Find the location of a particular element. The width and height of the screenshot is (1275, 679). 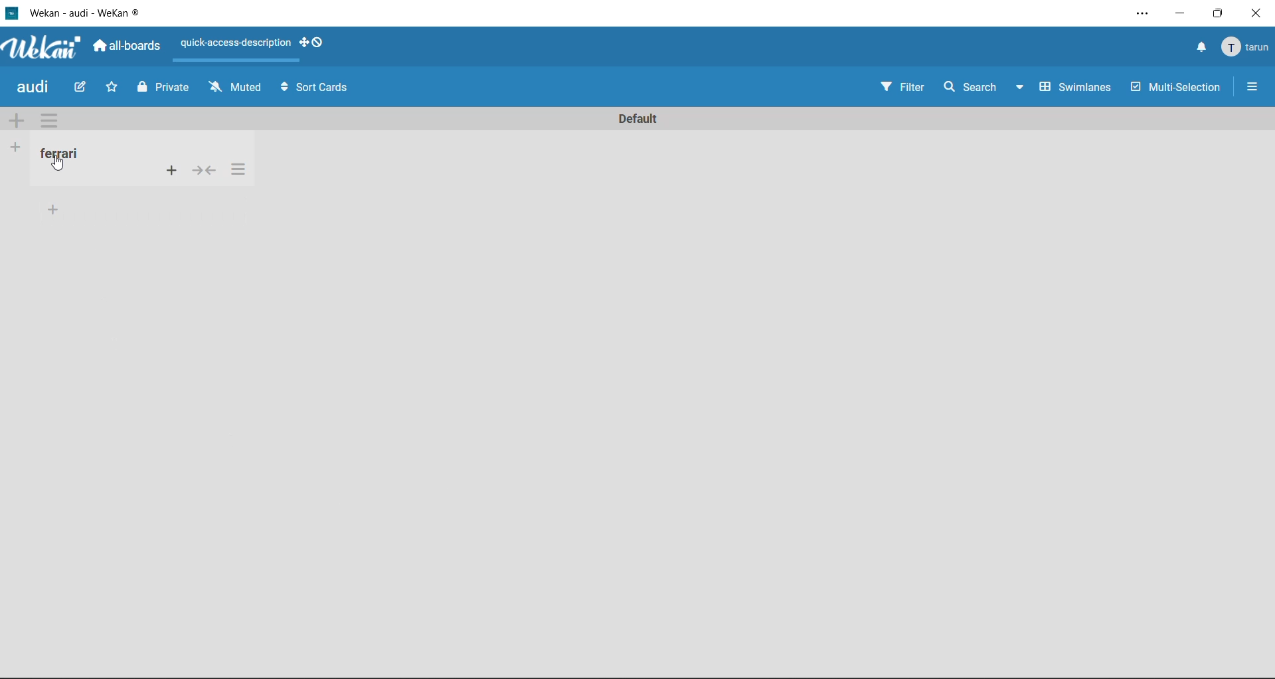

Muted is located at coordinates (235, 88).